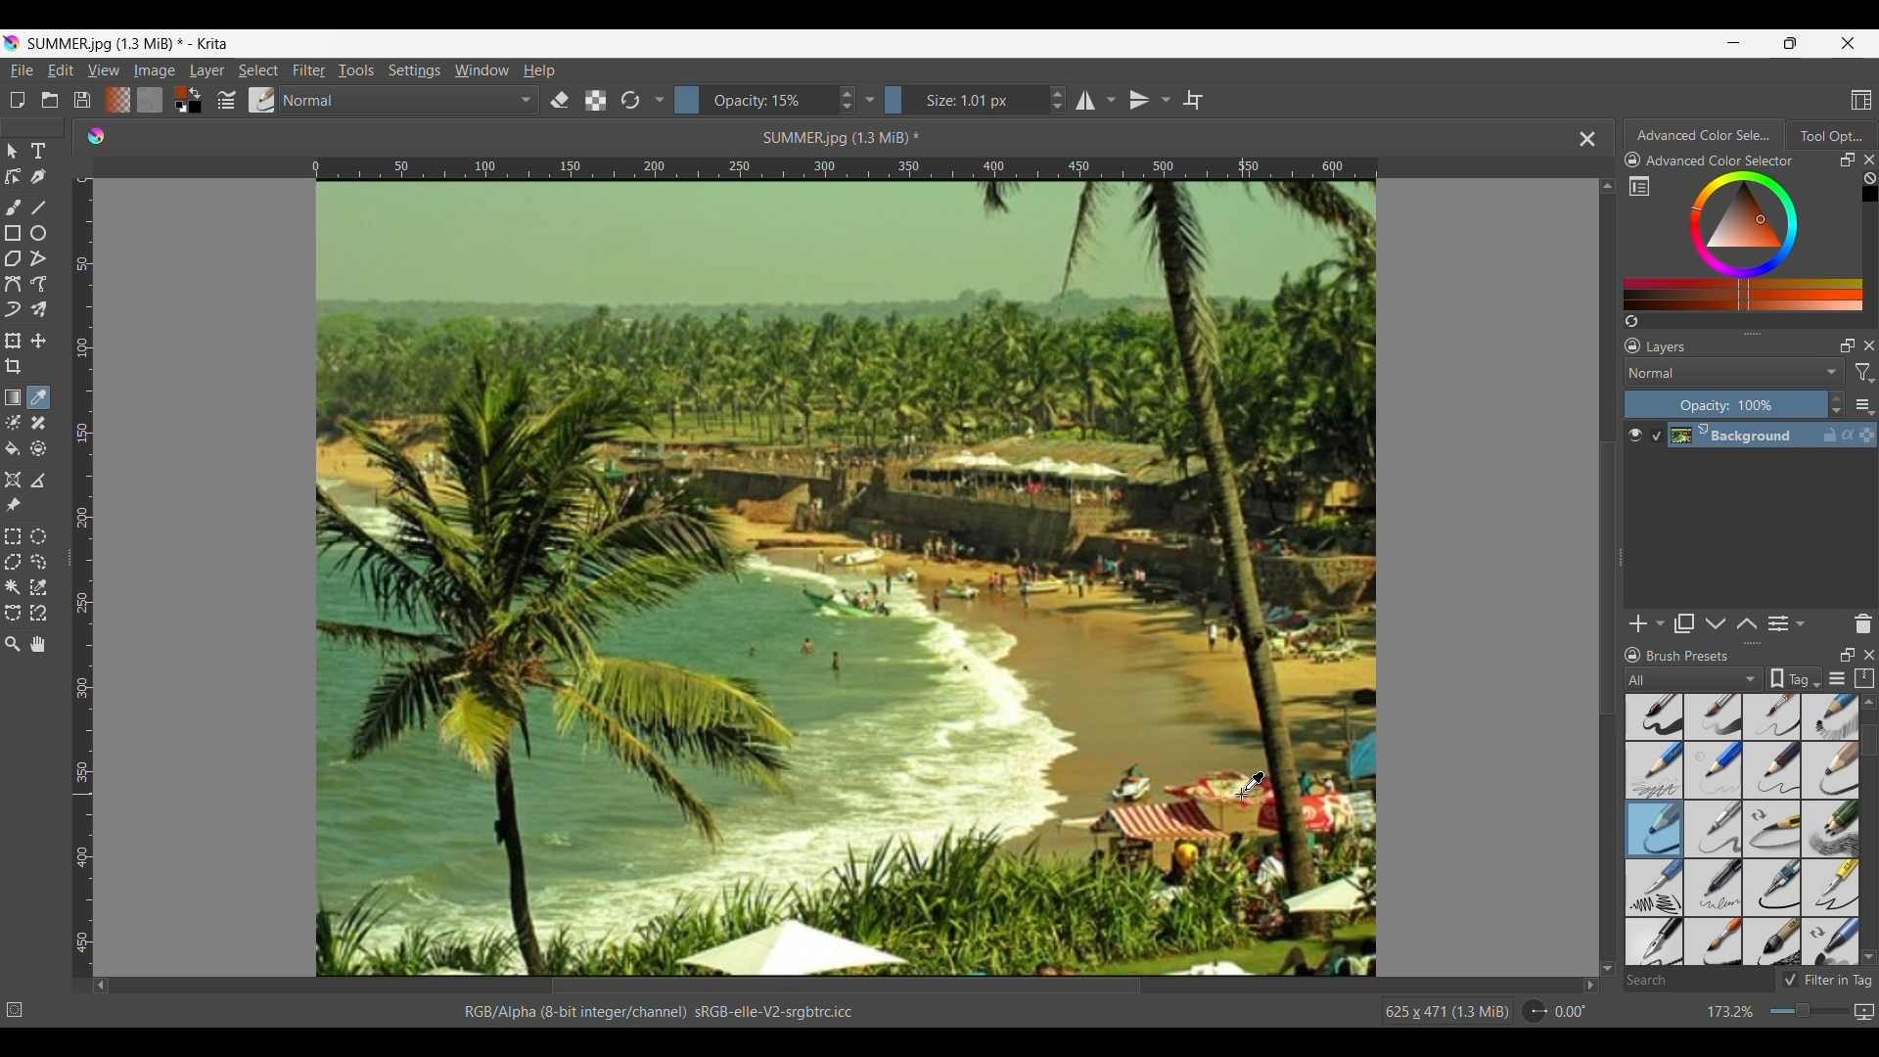 The image size is (1879, 1057). Describe the element at coordinates (1799, 622) in the screenshot. I see `Layer property settings` at that location.